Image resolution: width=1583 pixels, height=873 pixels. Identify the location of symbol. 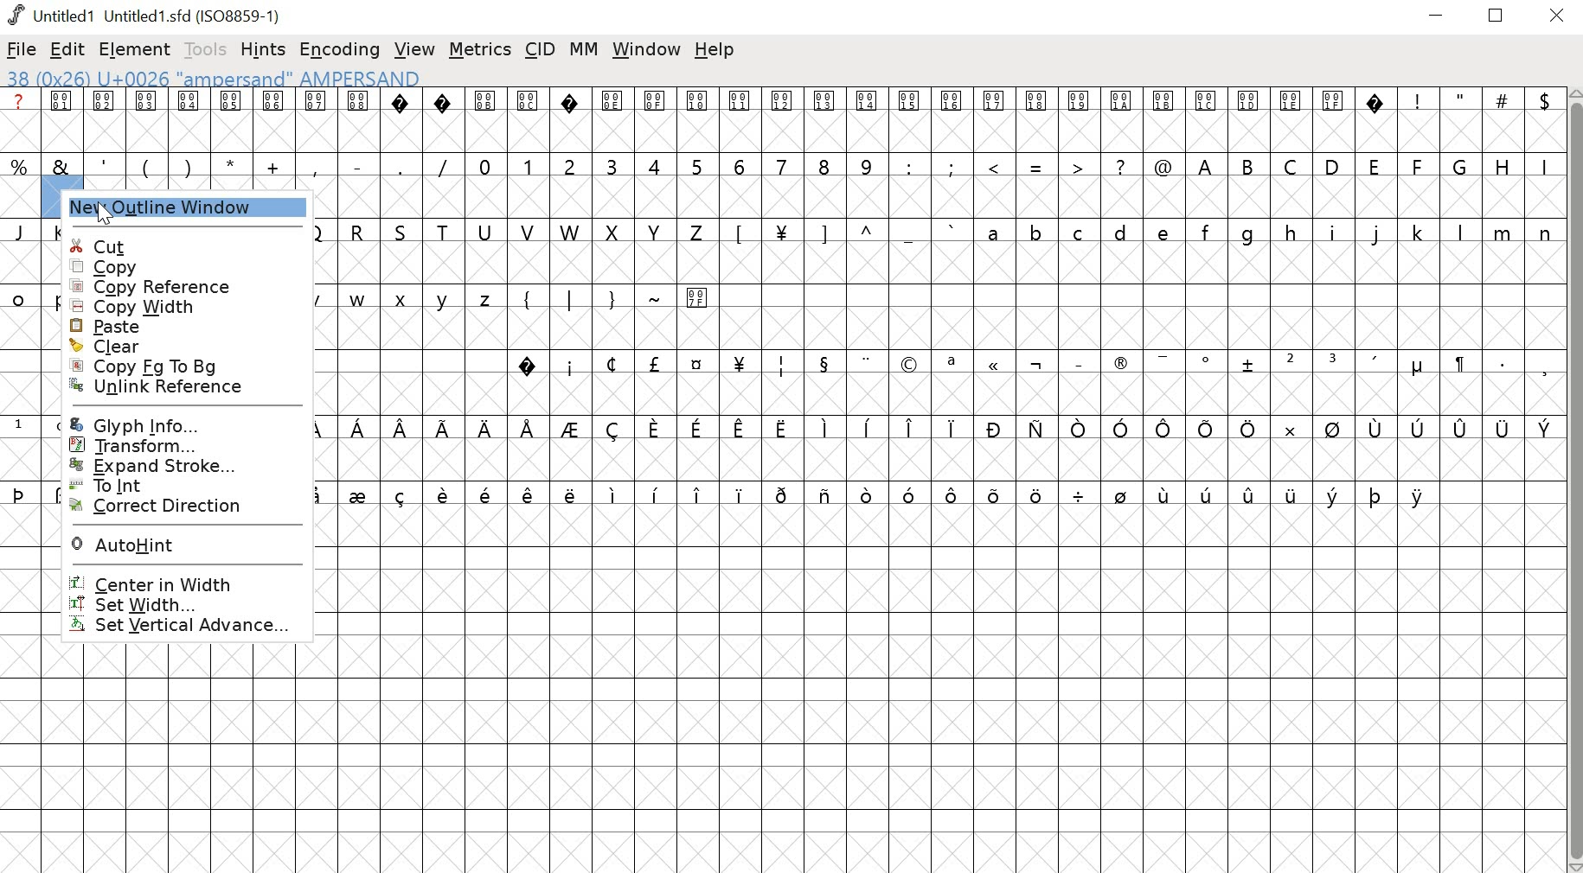
(1333, 494).